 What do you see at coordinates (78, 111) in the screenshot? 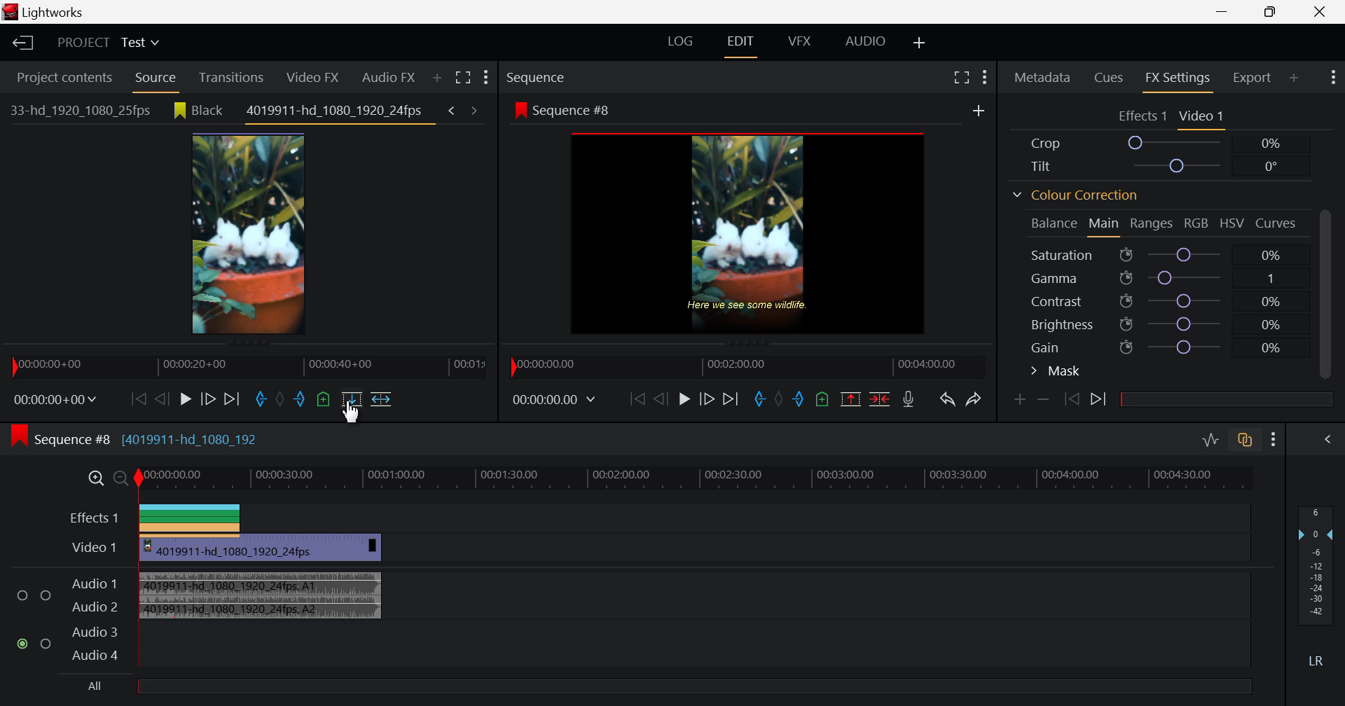
I see `33-hd_1920_1080_25fps` at bounding box center [78, 111].